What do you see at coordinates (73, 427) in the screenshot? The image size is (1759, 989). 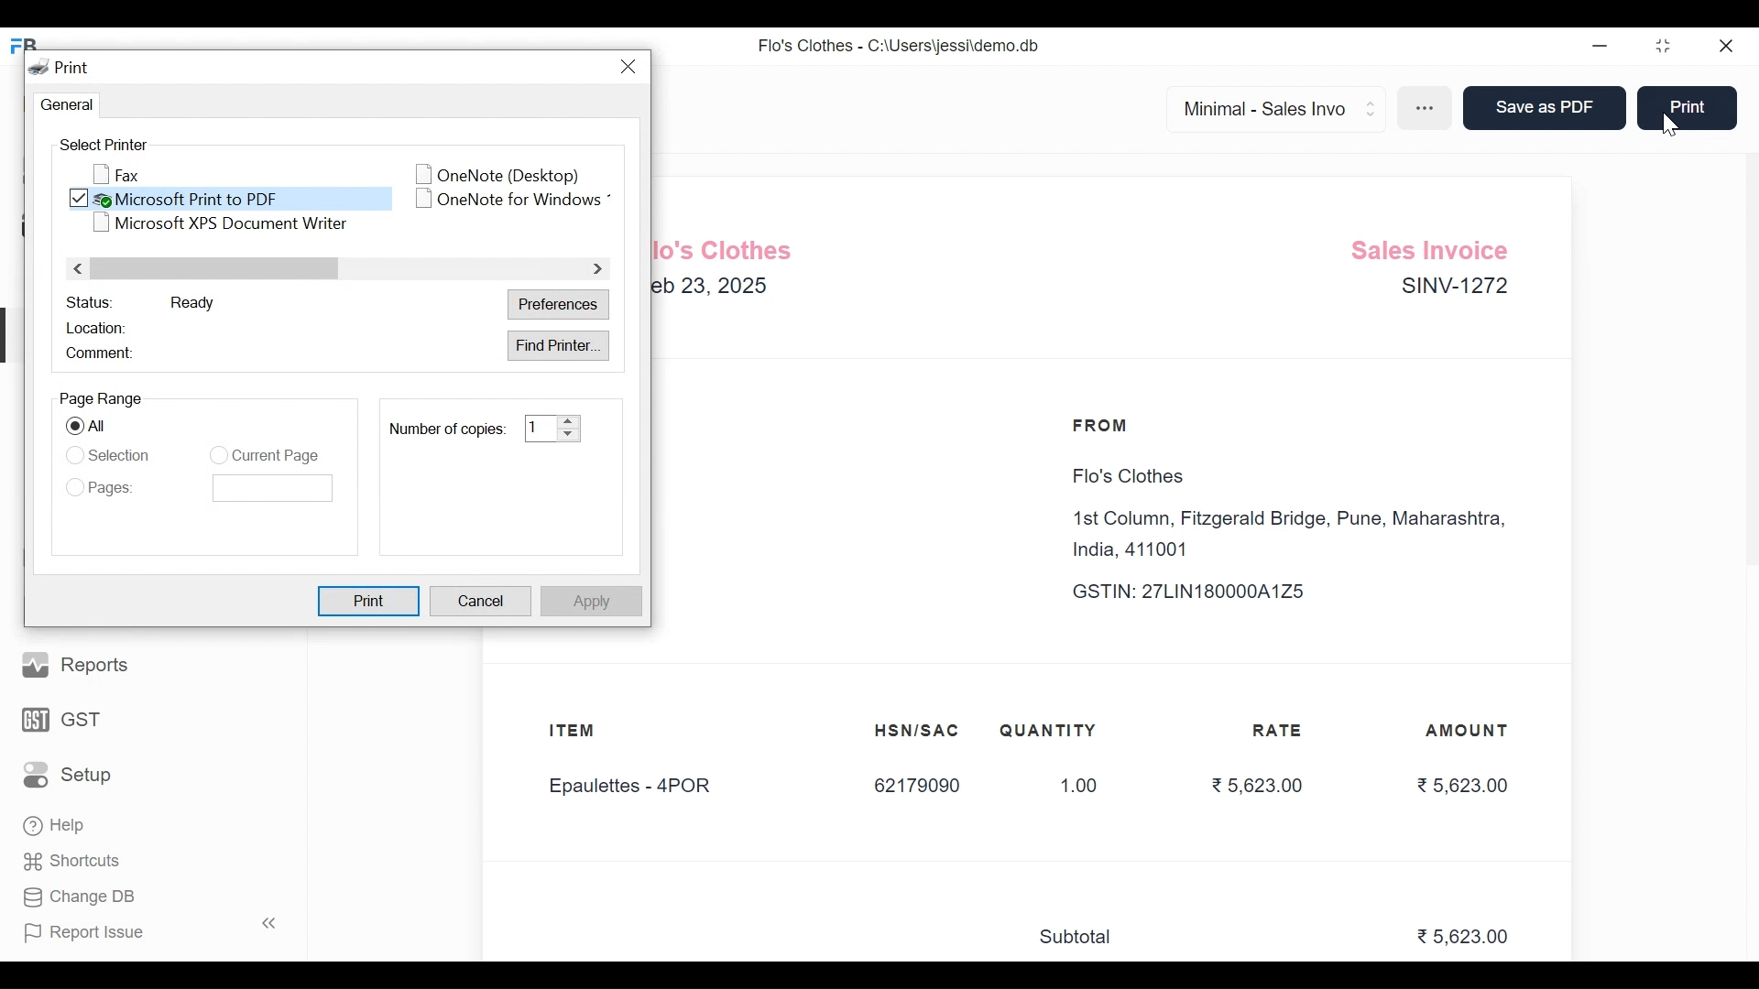 I see `select` at bounding box center [73, 427].